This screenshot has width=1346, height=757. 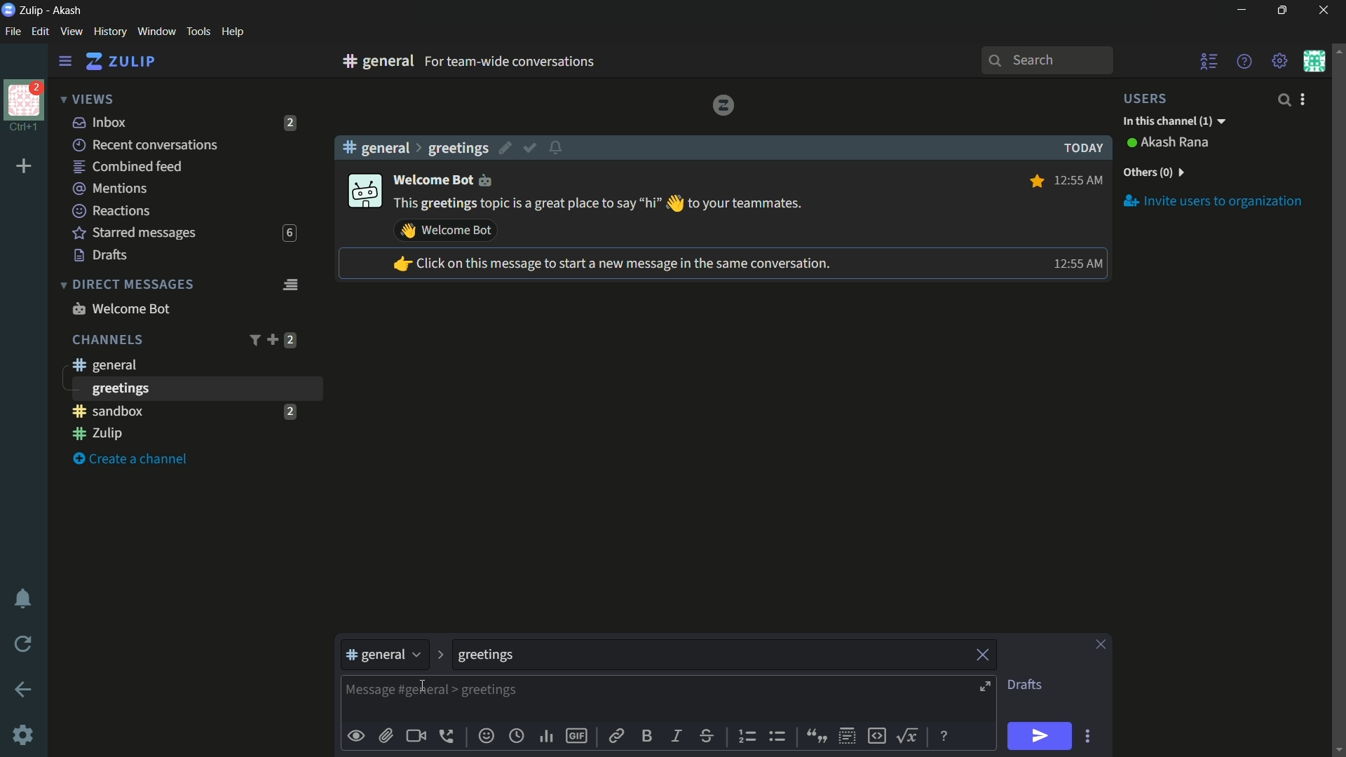 I want to click on welcome bot, so click(x=450, y=179).